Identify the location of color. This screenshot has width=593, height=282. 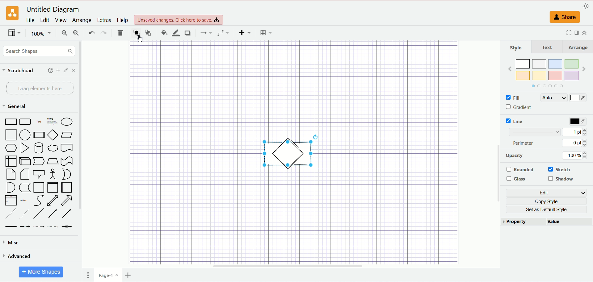
(578, 98).